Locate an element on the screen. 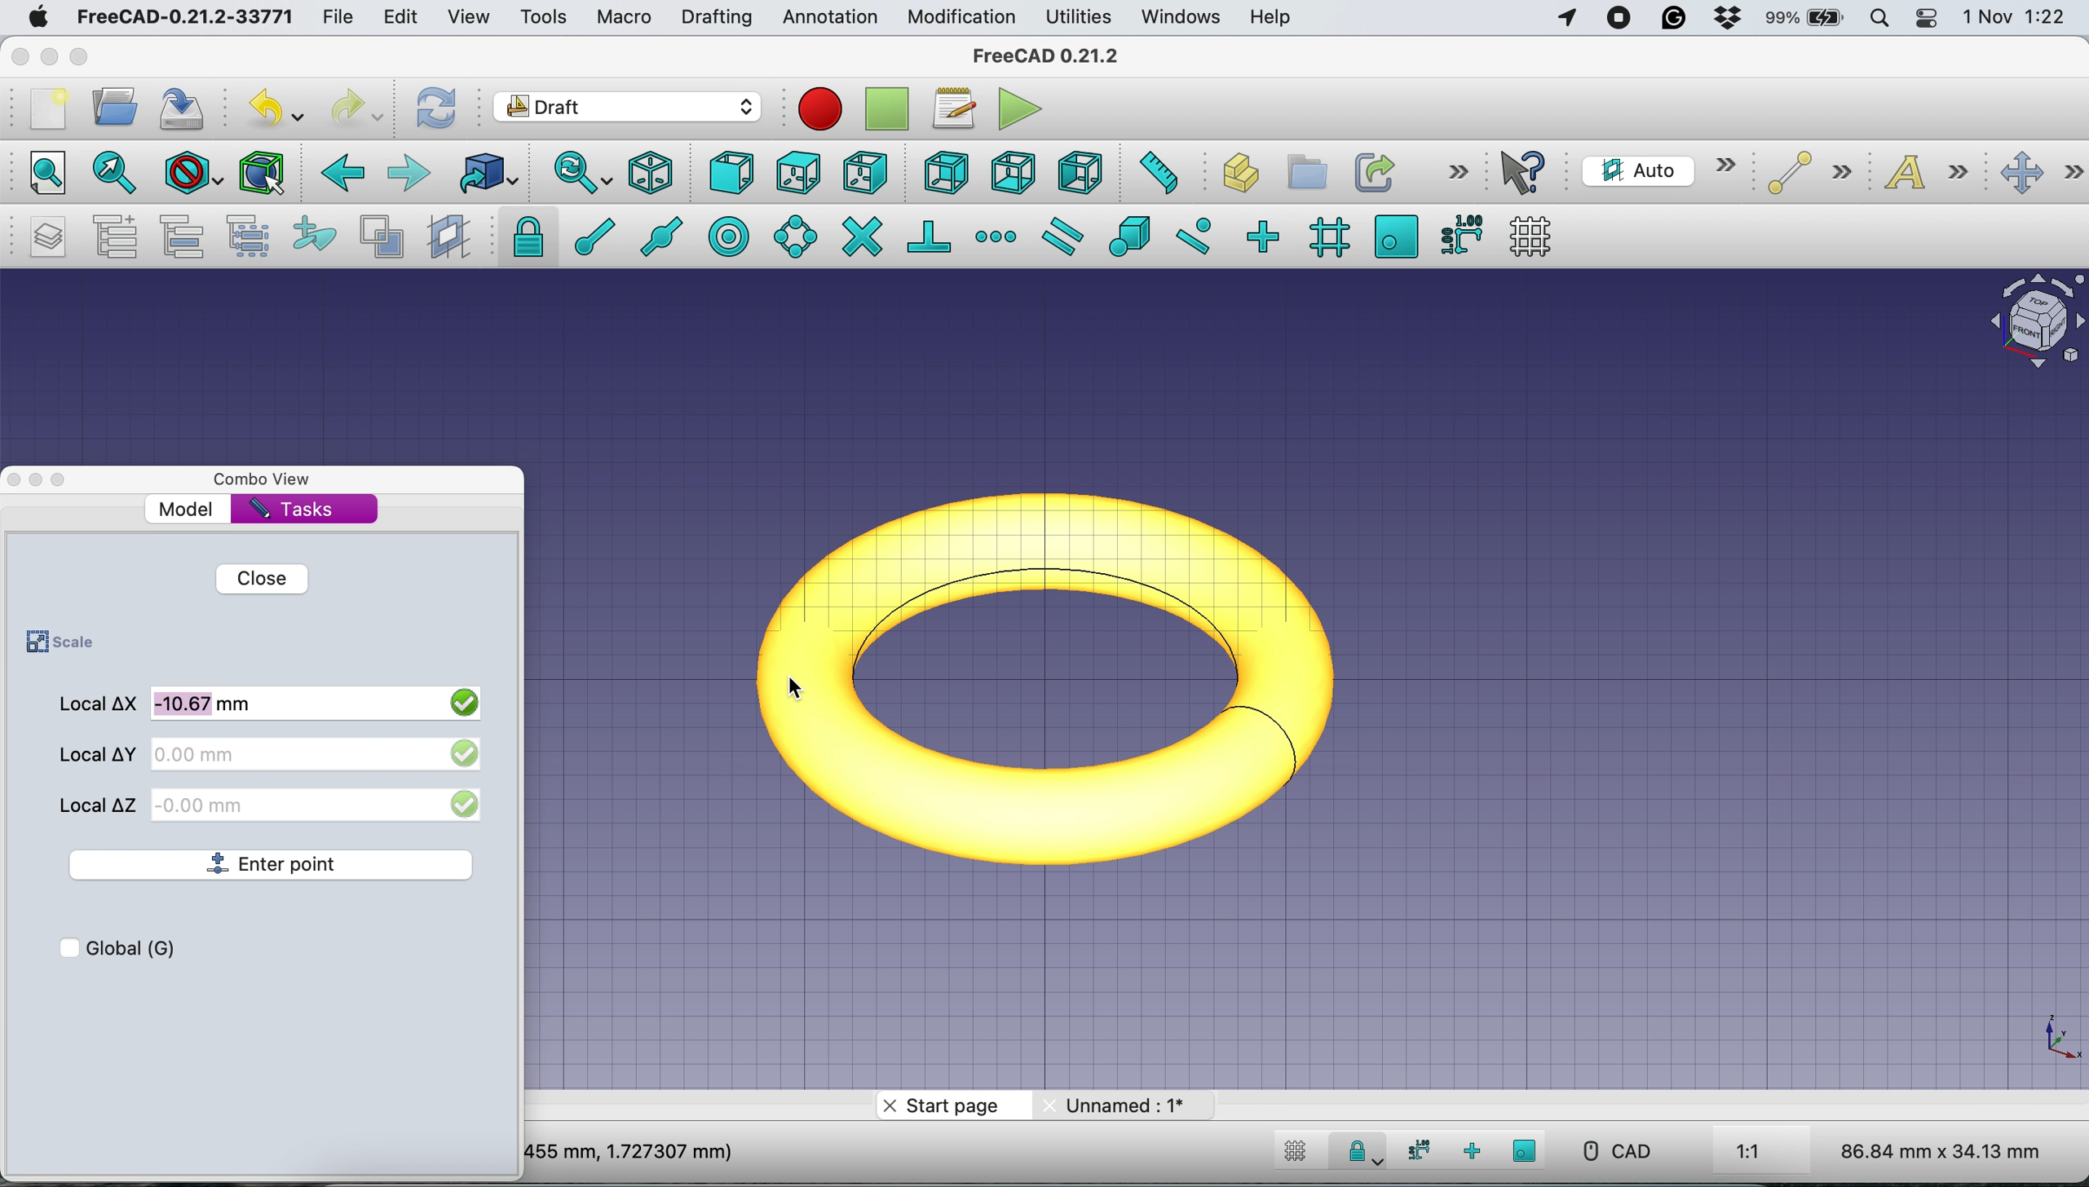 The width and height of the screenshot is (2089, 1187). tools is located at coordinates (538, 15).